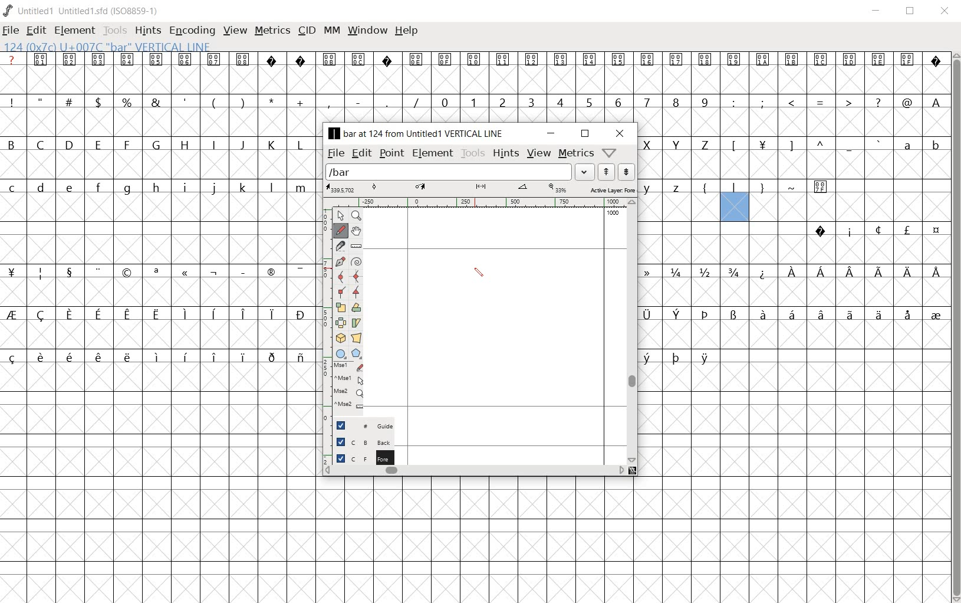  What do you see at coordinates (475, 101) in the screenshot?
I see `numbers and symbols` at bounding box center [475, 101].